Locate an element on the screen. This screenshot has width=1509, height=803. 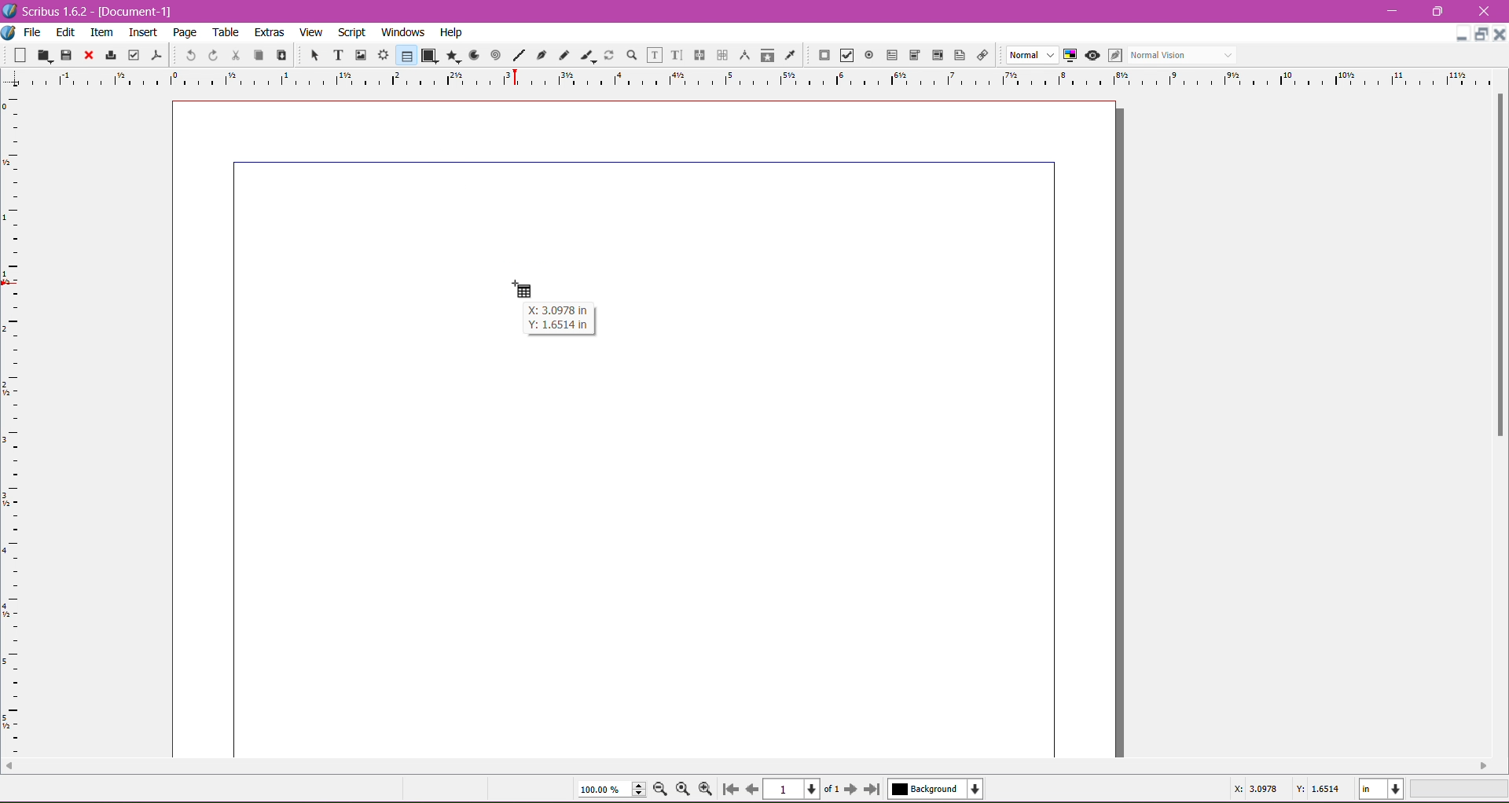
Freehand Line is located at coordinates (564, 56).